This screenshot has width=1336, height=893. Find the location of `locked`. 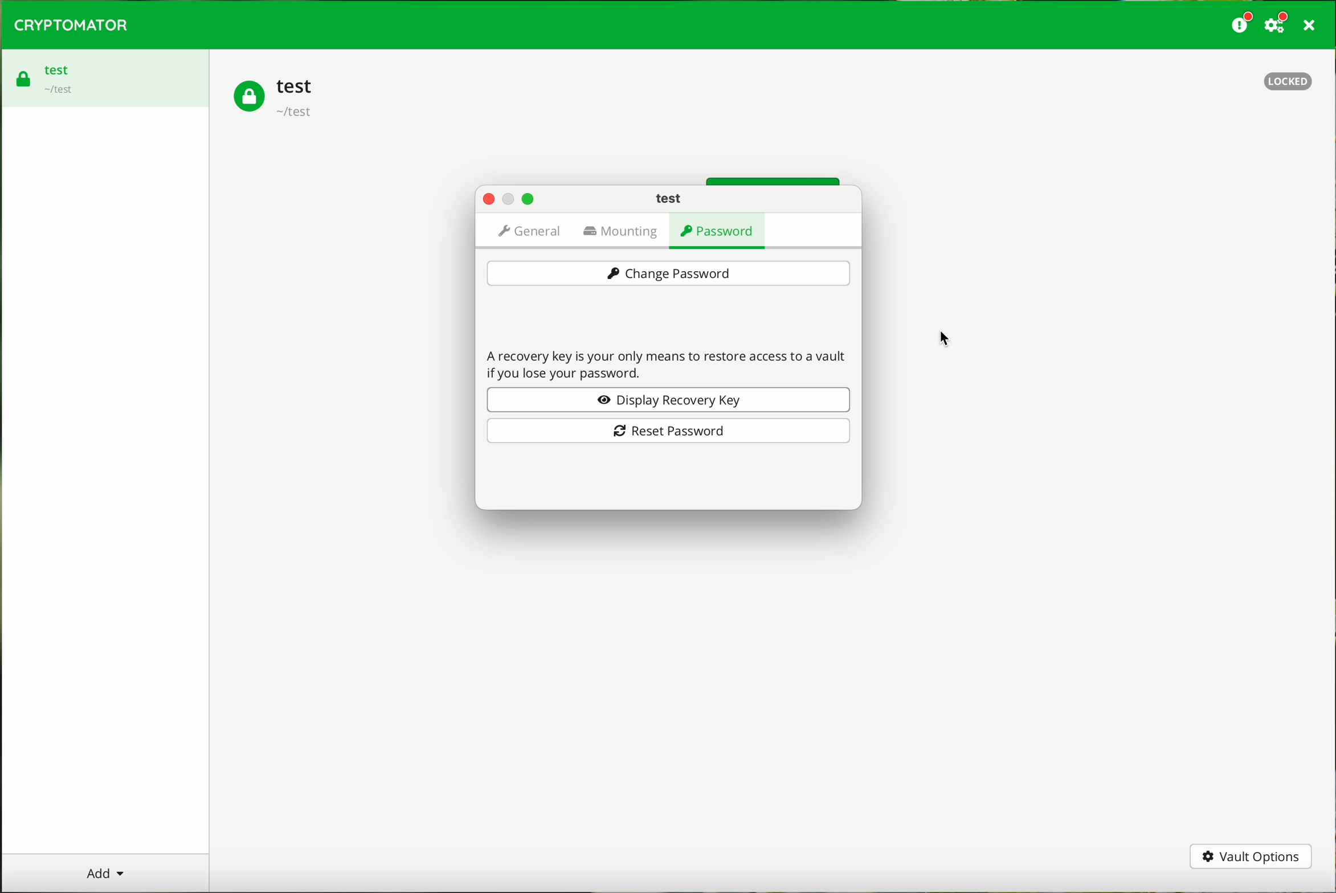

locked is located at coordinates (1282, 79).